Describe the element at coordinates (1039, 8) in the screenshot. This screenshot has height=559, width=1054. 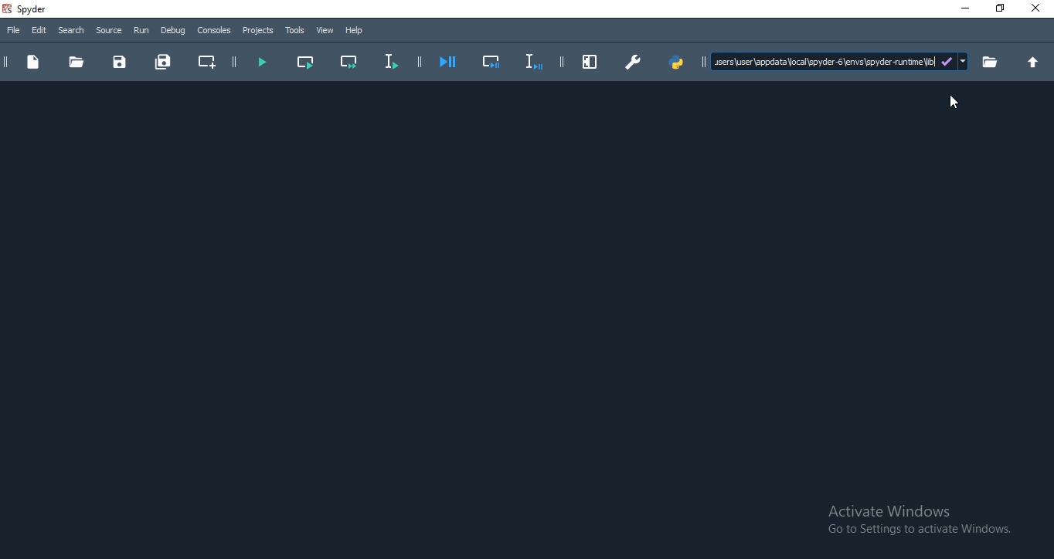
I see `Close` at that location.